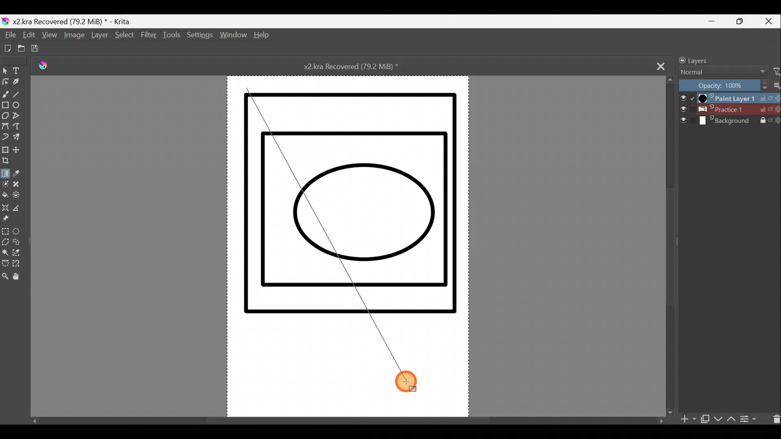  What do you see at coordinates (5, 72) in the screenshot?
I see `Select shapes tool` at bounding box center [5, 72].